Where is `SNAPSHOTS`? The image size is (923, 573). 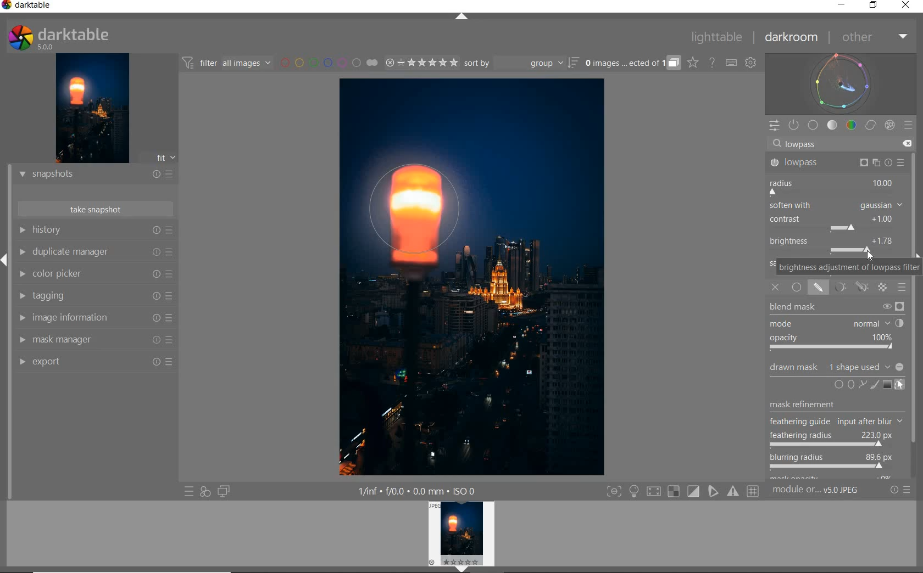
SNAPSHOTS is located at coordinates (96, 174).